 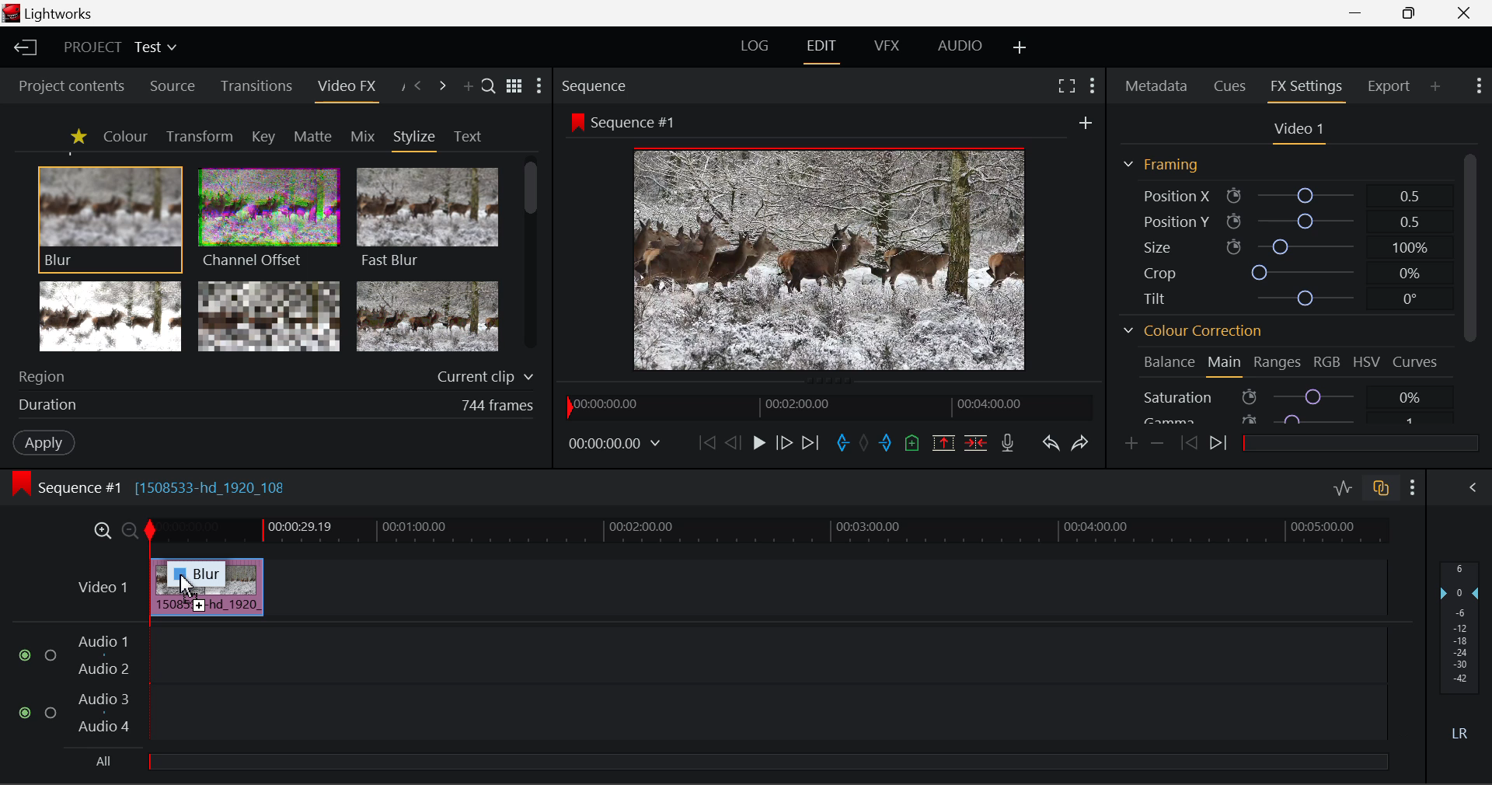 I want to click on Toggle list & title view, so click(x=514, y=88).